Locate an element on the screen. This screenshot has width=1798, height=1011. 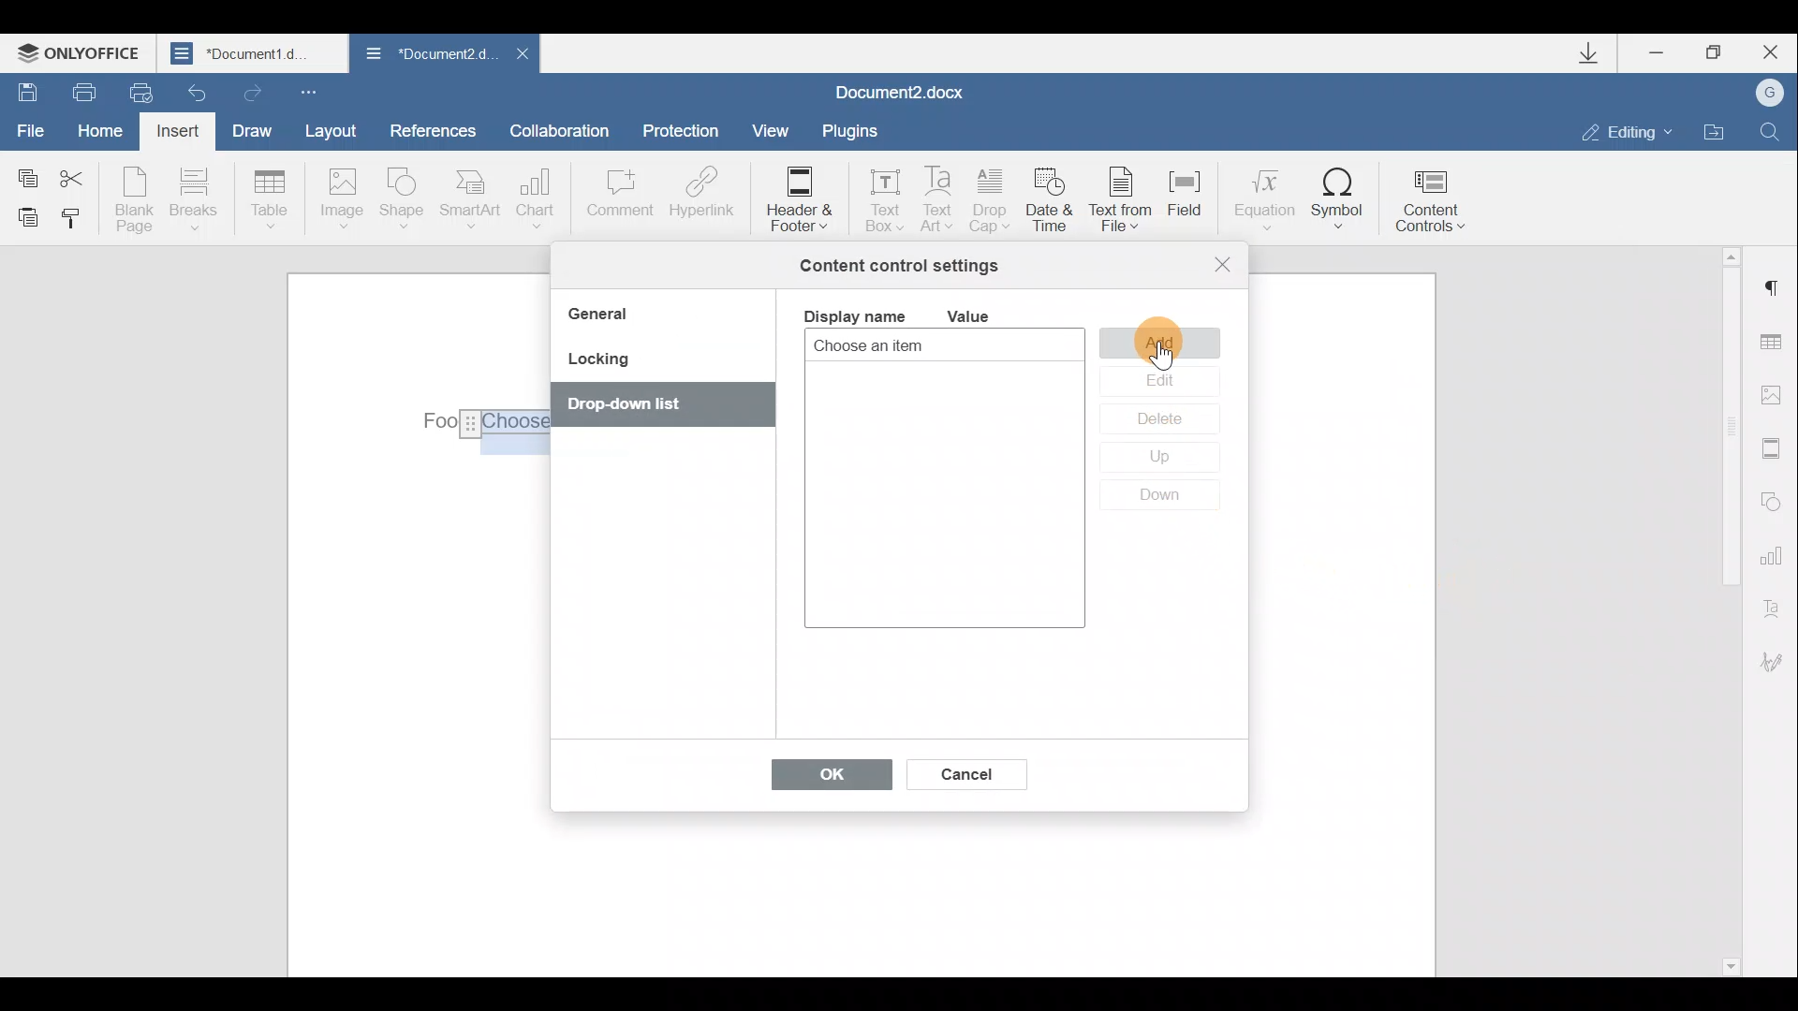
Document2.docx is located at coordinates (901, 90).